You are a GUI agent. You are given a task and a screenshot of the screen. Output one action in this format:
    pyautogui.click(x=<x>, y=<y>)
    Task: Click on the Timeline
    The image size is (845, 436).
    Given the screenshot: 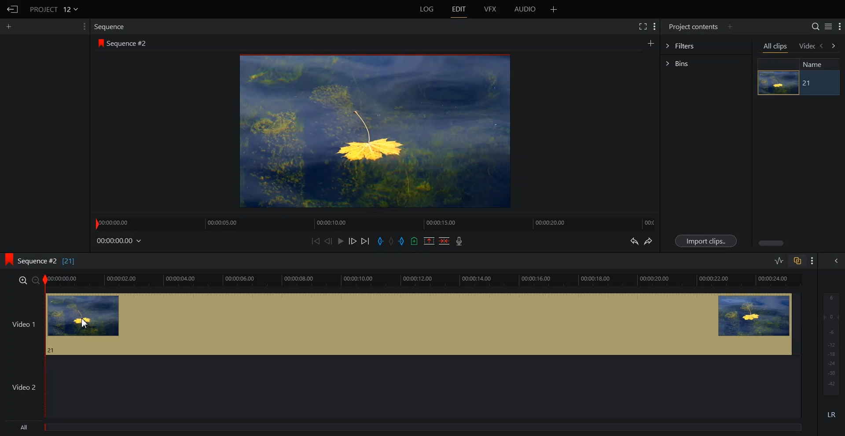 What is the action you would take?
    pyautogui.click(x=376, y=222)
    